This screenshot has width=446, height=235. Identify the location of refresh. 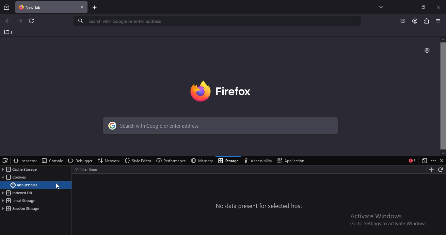
(32, 22).